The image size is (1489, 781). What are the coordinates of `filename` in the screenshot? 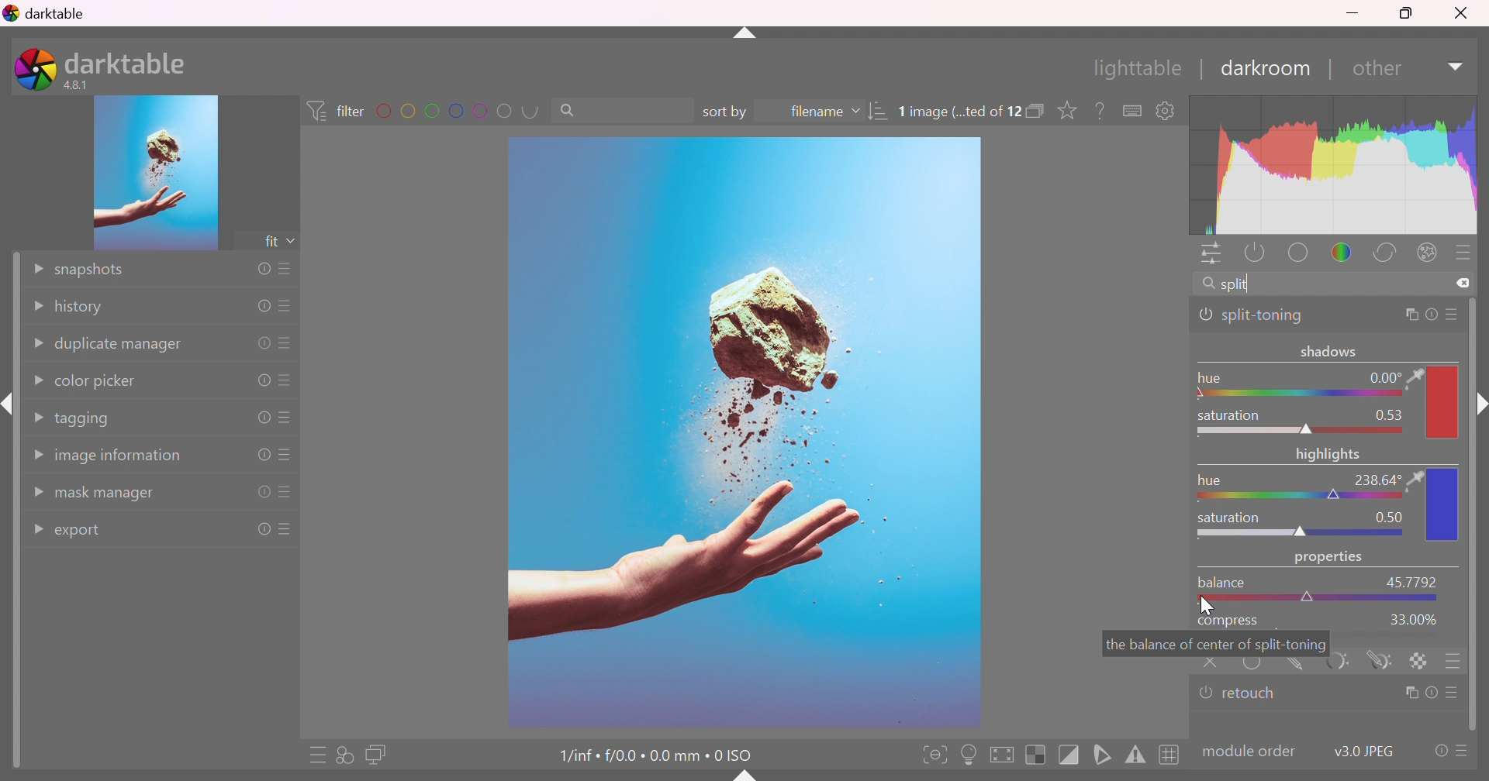 It's located at (808, 112).